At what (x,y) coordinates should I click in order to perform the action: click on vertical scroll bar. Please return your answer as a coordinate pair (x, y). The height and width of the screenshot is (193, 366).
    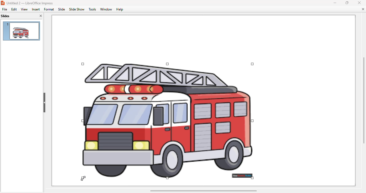
    Looking at the image, I should click on (363, 101).